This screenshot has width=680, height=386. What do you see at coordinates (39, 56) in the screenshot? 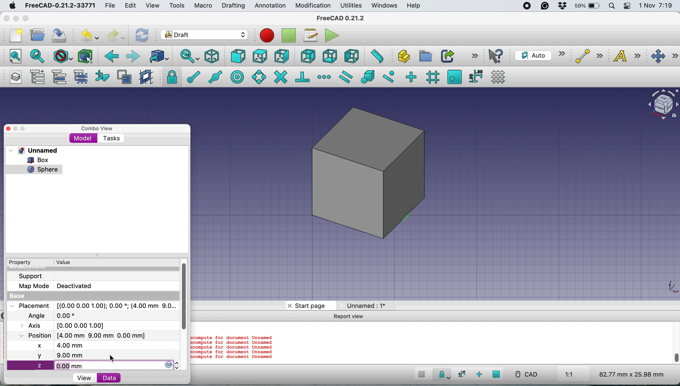
I see `fit selections` at bounding box center [39, 56].